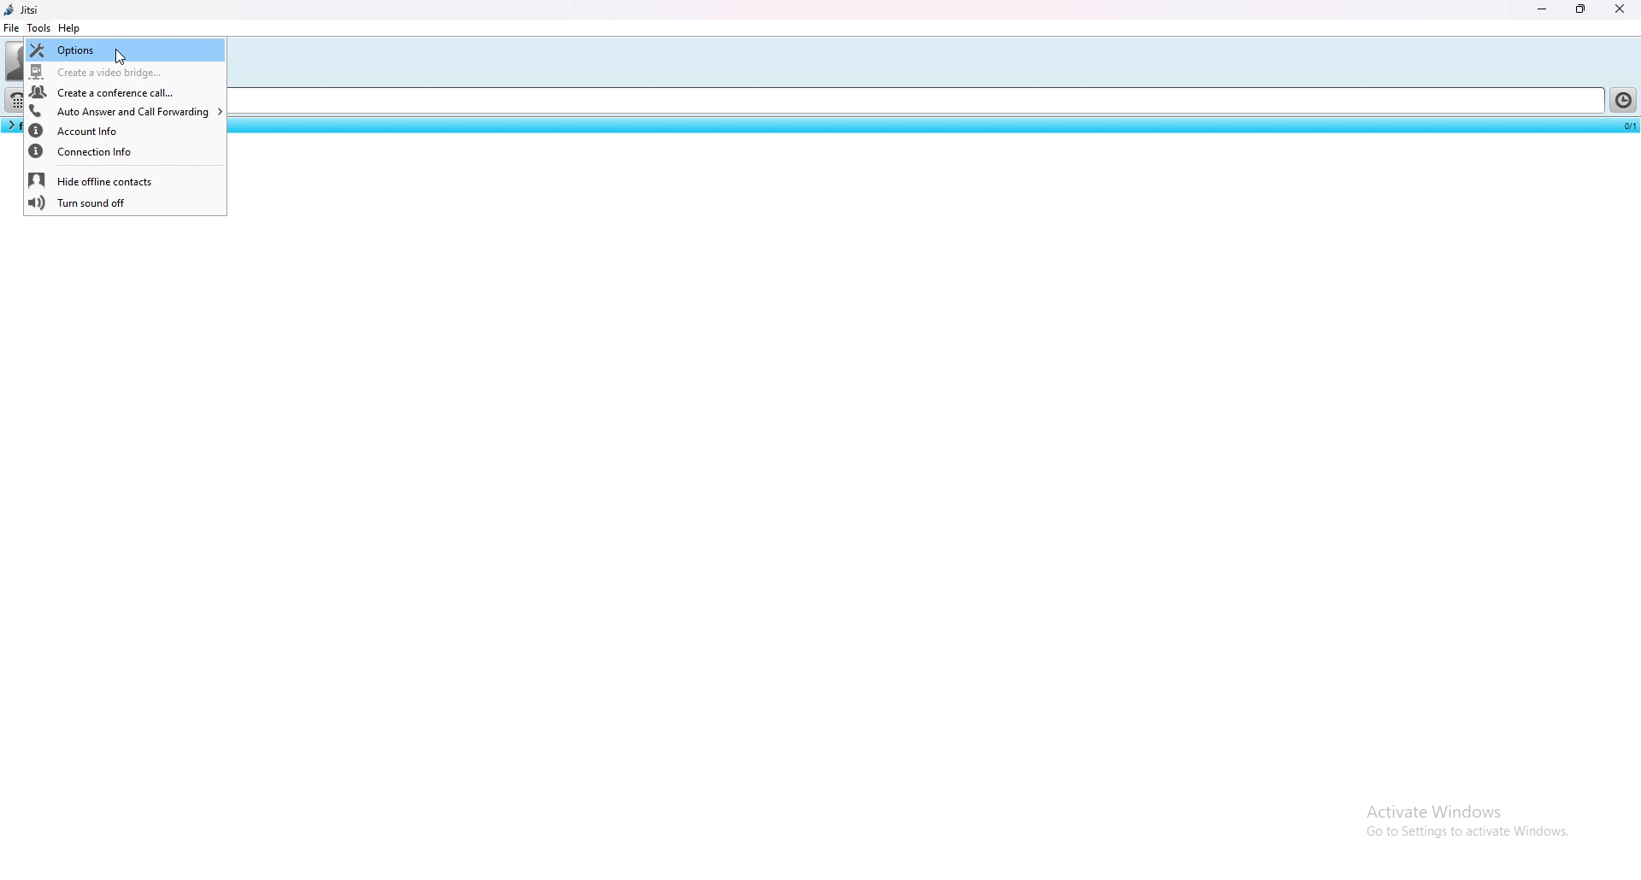  What do you see at coordinates (1467, 808) in the screenshot?
I see `Activate windows` at bounding box center [1467, 808].